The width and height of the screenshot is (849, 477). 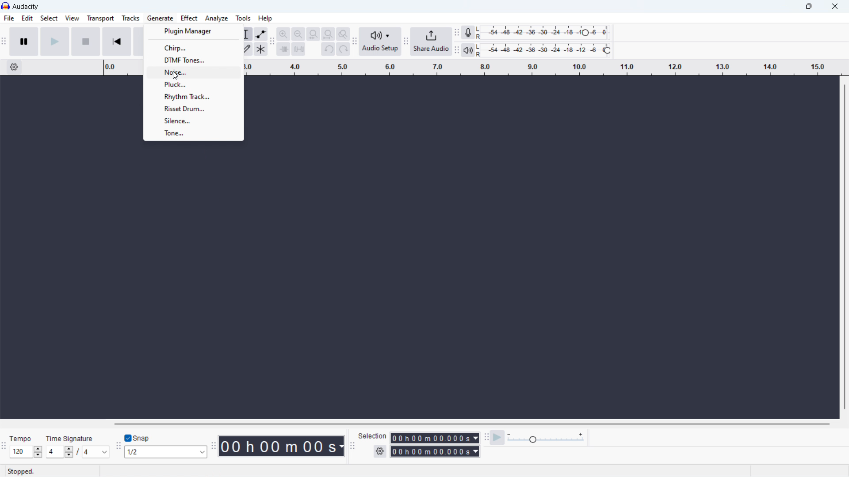 What do you see at coordinates (27, 18) in the screenshot?
I see `edit` at bounding box center [27, 18].